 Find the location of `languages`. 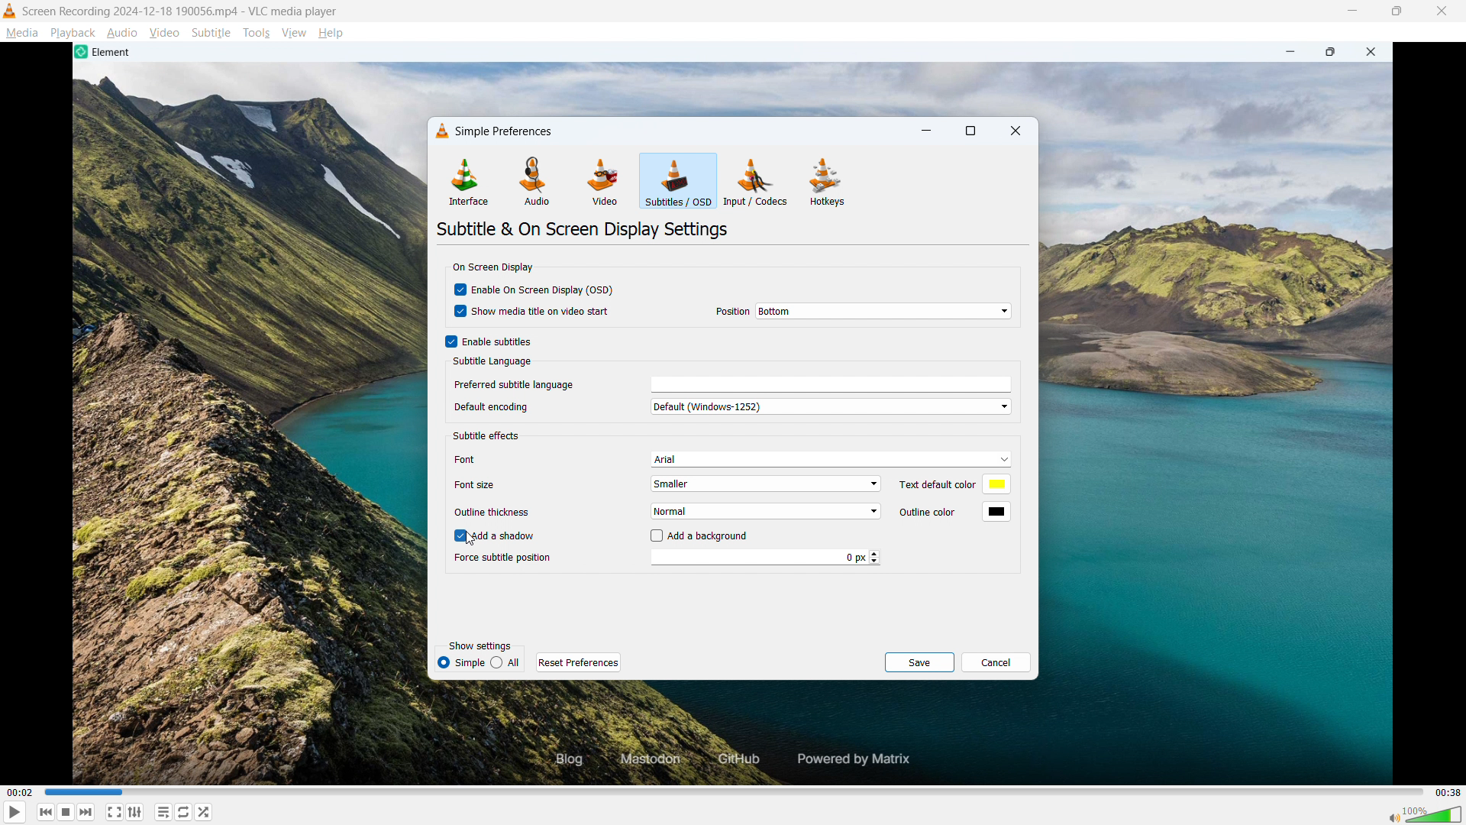

languages is located at coordinates (832, 382).